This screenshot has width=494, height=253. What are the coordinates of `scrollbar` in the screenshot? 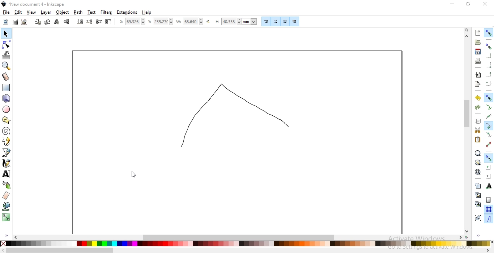 It's located at (60, 251).